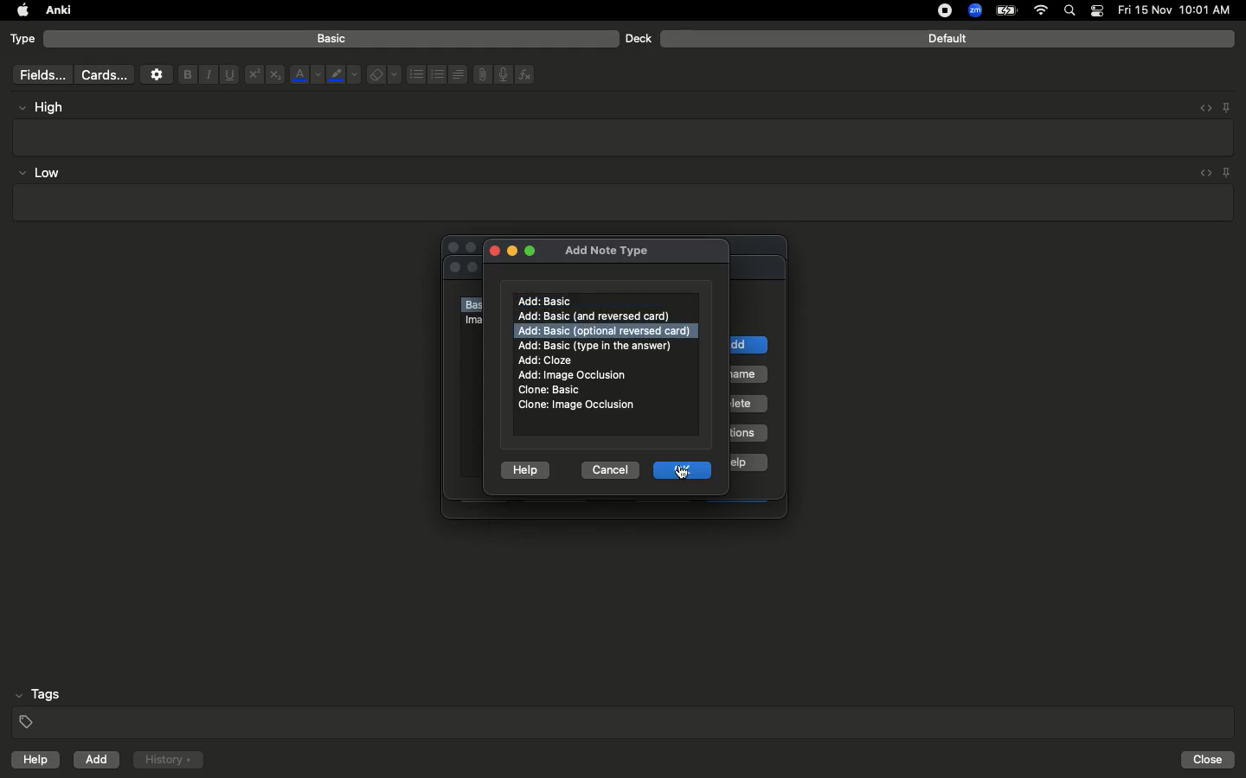 The image size is (1246, 778). I want to click on Add basic, so click(548, 301).